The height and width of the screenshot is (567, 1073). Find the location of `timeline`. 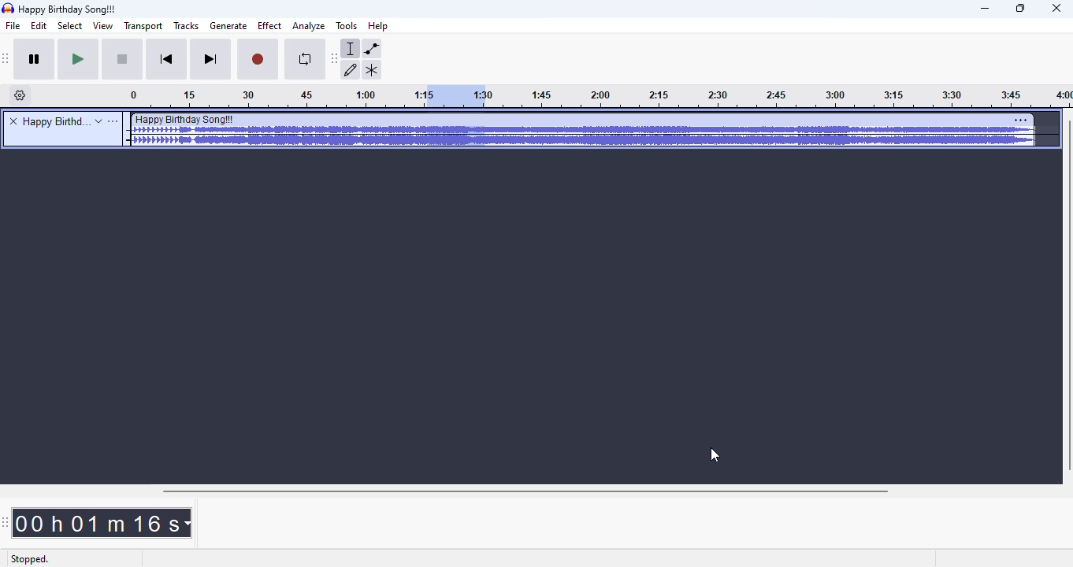

timeline is located at coordinates (779, 98).